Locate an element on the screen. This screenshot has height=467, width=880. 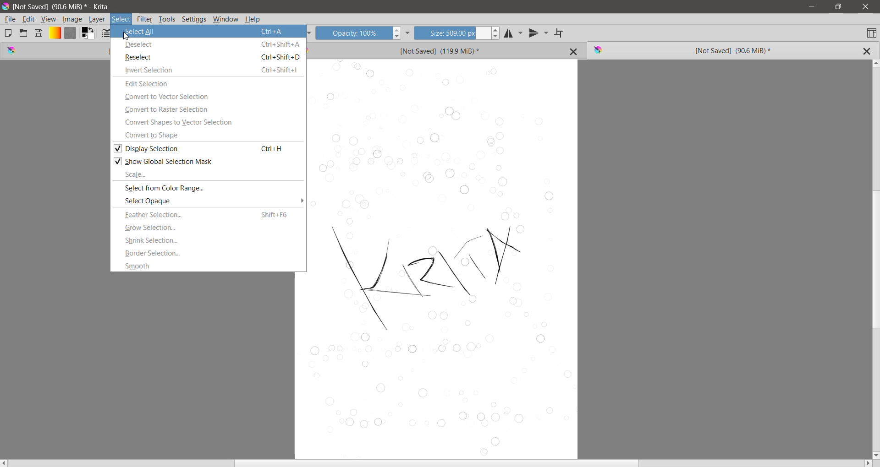
Vertical Mirror Tool is located at coordinates (539, 33).